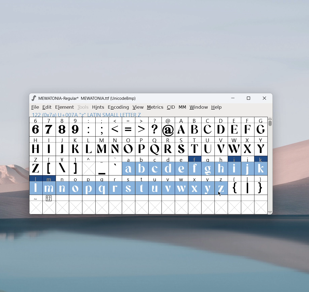  What do you see at coordinates (171, 107) in the screenshot?
I see `cid` at bounding box center [171, 107].